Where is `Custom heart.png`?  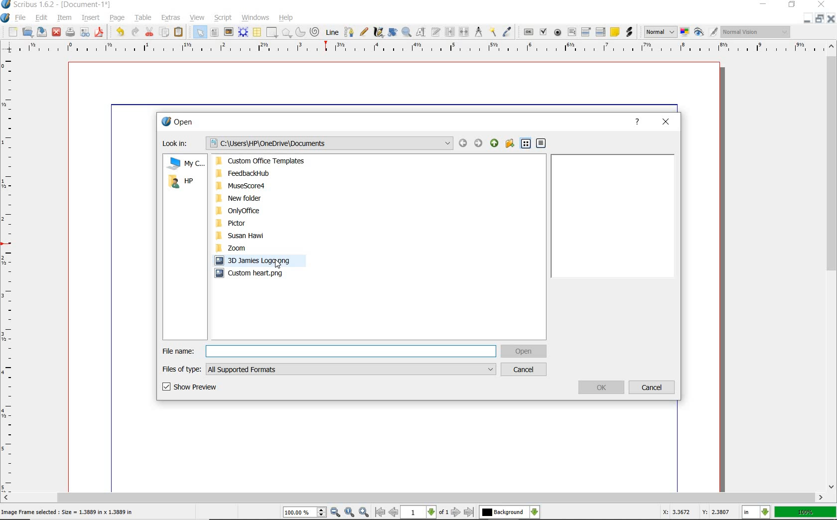
Custom heart.png is located at coordinates (268, 273).